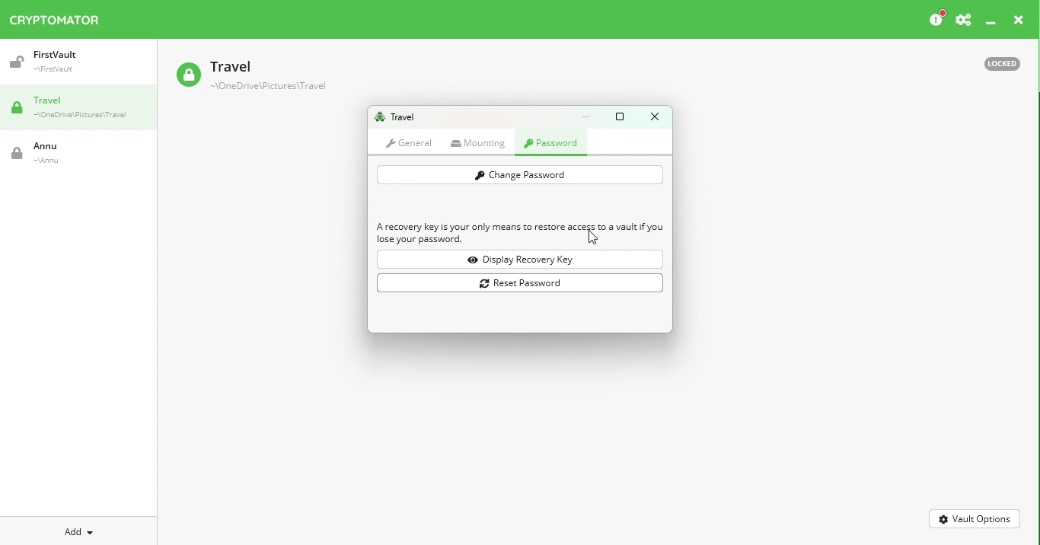 Image resolution: width=1040 pixels, height=545 pixels. Describe the element at coordinates (654, 116) in the screenshot. I see `Close` at that location.